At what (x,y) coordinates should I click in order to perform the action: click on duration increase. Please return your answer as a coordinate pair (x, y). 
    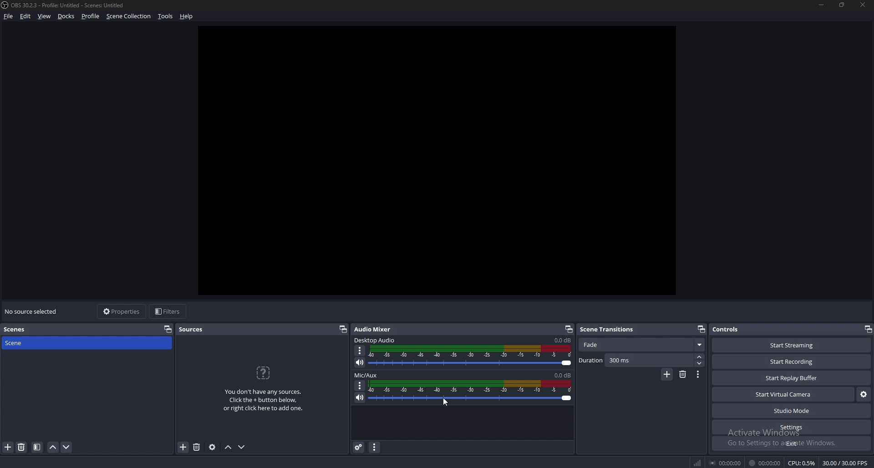
    Looking at the image, I should click on (700, 357).